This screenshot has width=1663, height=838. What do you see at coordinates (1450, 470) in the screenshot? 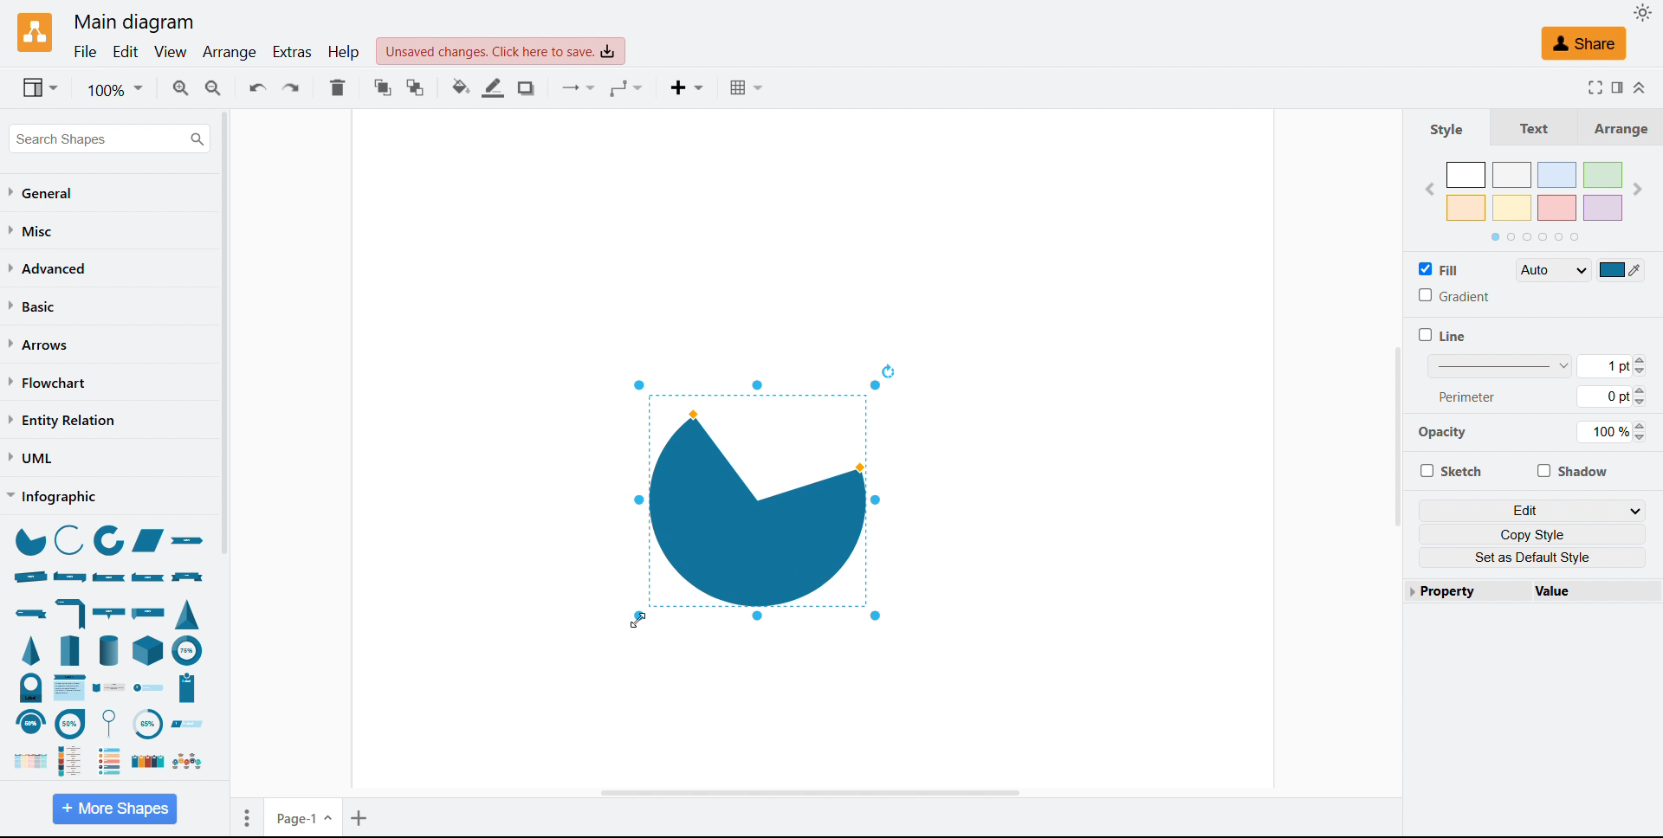
I see `Sketch ` at bounding box center [1450, 470].